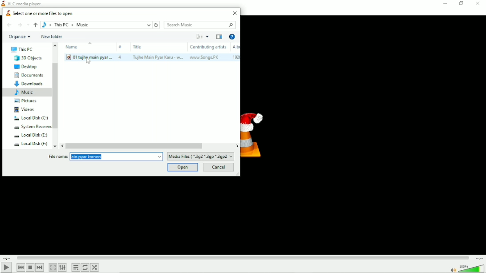 Image resolution: width=486 pixels, height=273 pixels. What do you see at coordinates (231, 37) in the screenshot?
I see `Help` at bounding box center [231, 37].